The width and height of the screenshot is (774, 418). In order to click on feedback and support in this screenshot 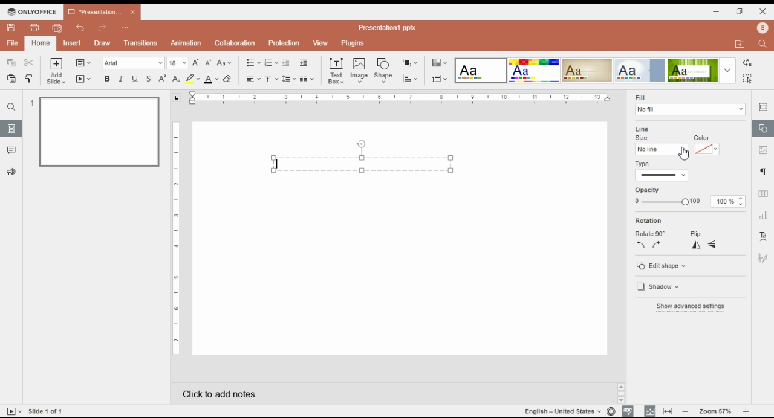, I will do `click(10, 171)`.